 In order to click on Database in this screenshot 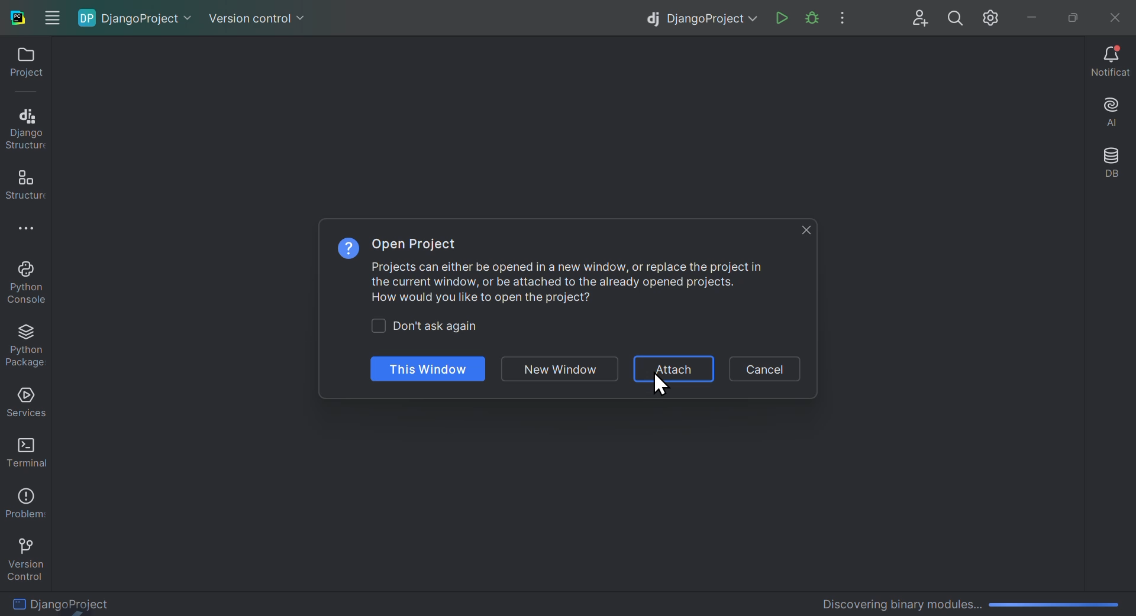, I will do `click(1111, 165)`.